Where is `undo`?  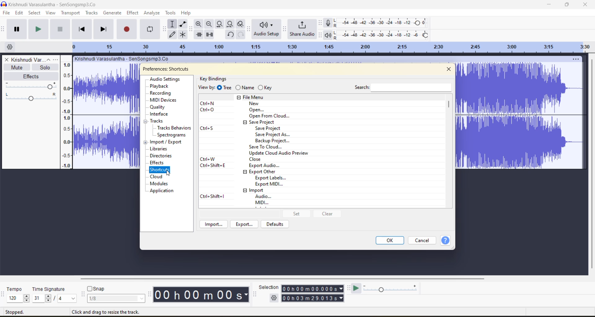
undo is located at coordinates (230, 35).